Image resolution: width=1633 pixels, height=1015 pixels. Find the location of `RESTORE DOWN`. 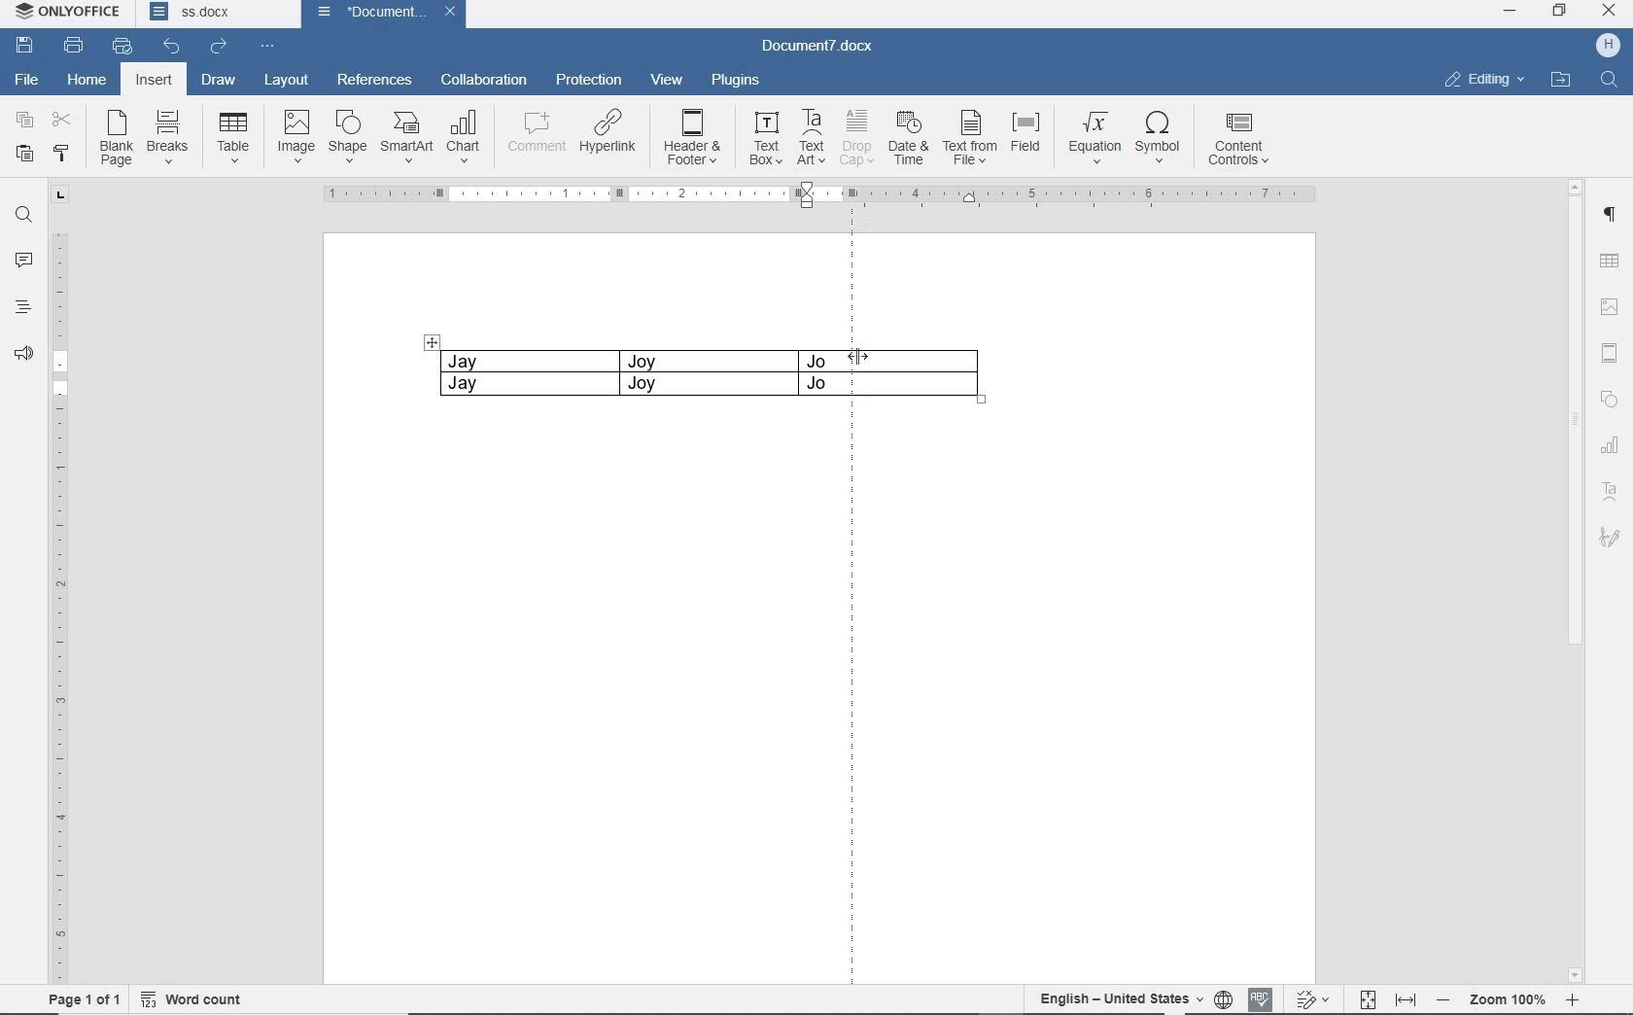

RESTORE DOWN is located at coordinates (1563, 10).